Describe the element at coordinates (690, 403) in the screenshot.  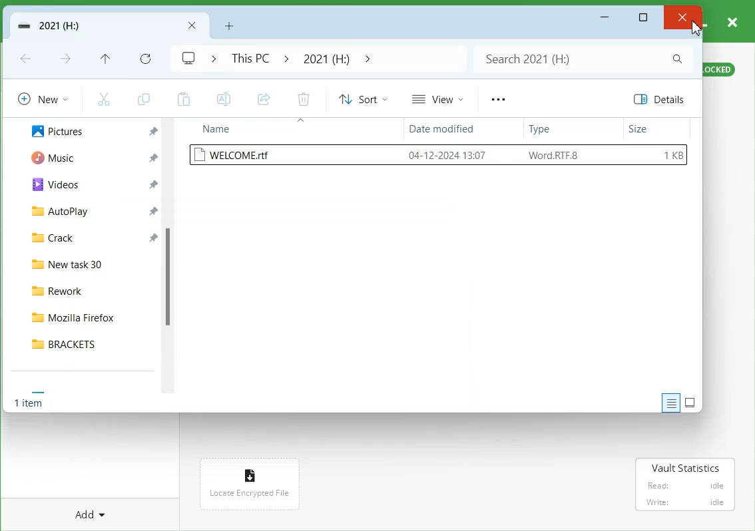
I see `Display item by using large thumbnail` at that location.